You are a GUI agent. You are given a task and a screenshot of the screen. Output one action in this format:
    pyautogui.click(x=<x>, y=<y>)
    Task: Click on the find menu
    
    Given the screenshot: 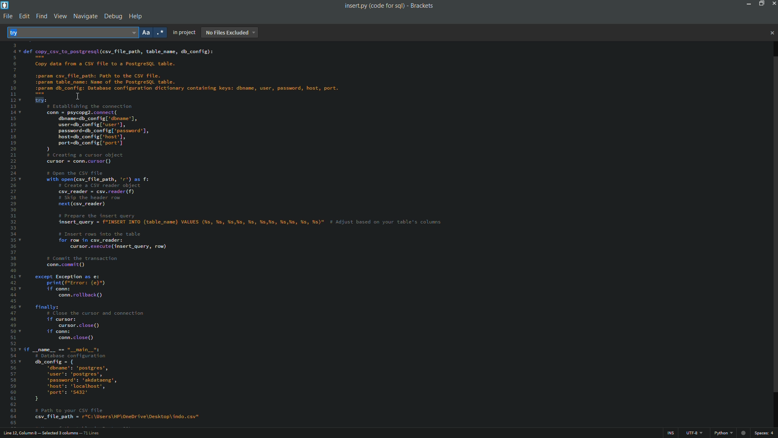 What is the action you would take?
    pyautogui.click(x=41, y=16)
    